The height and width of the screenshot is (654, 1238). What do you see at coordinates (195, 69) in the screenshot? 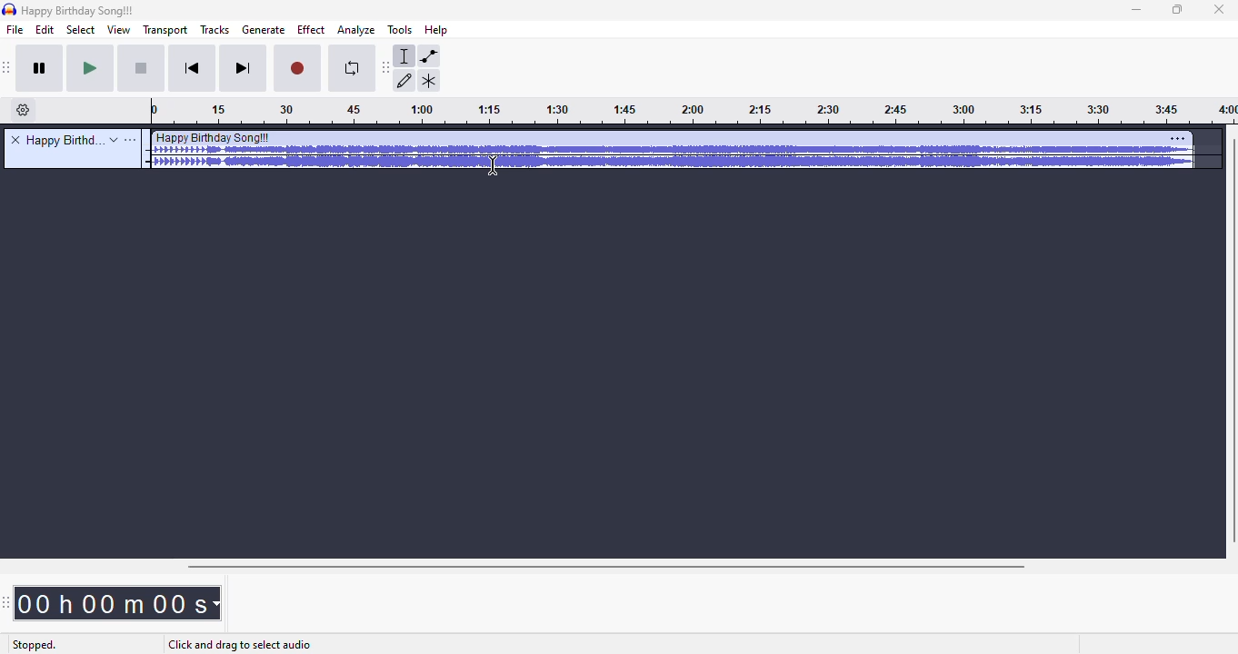
I see `skip to start` at bounding box center [195, 69].